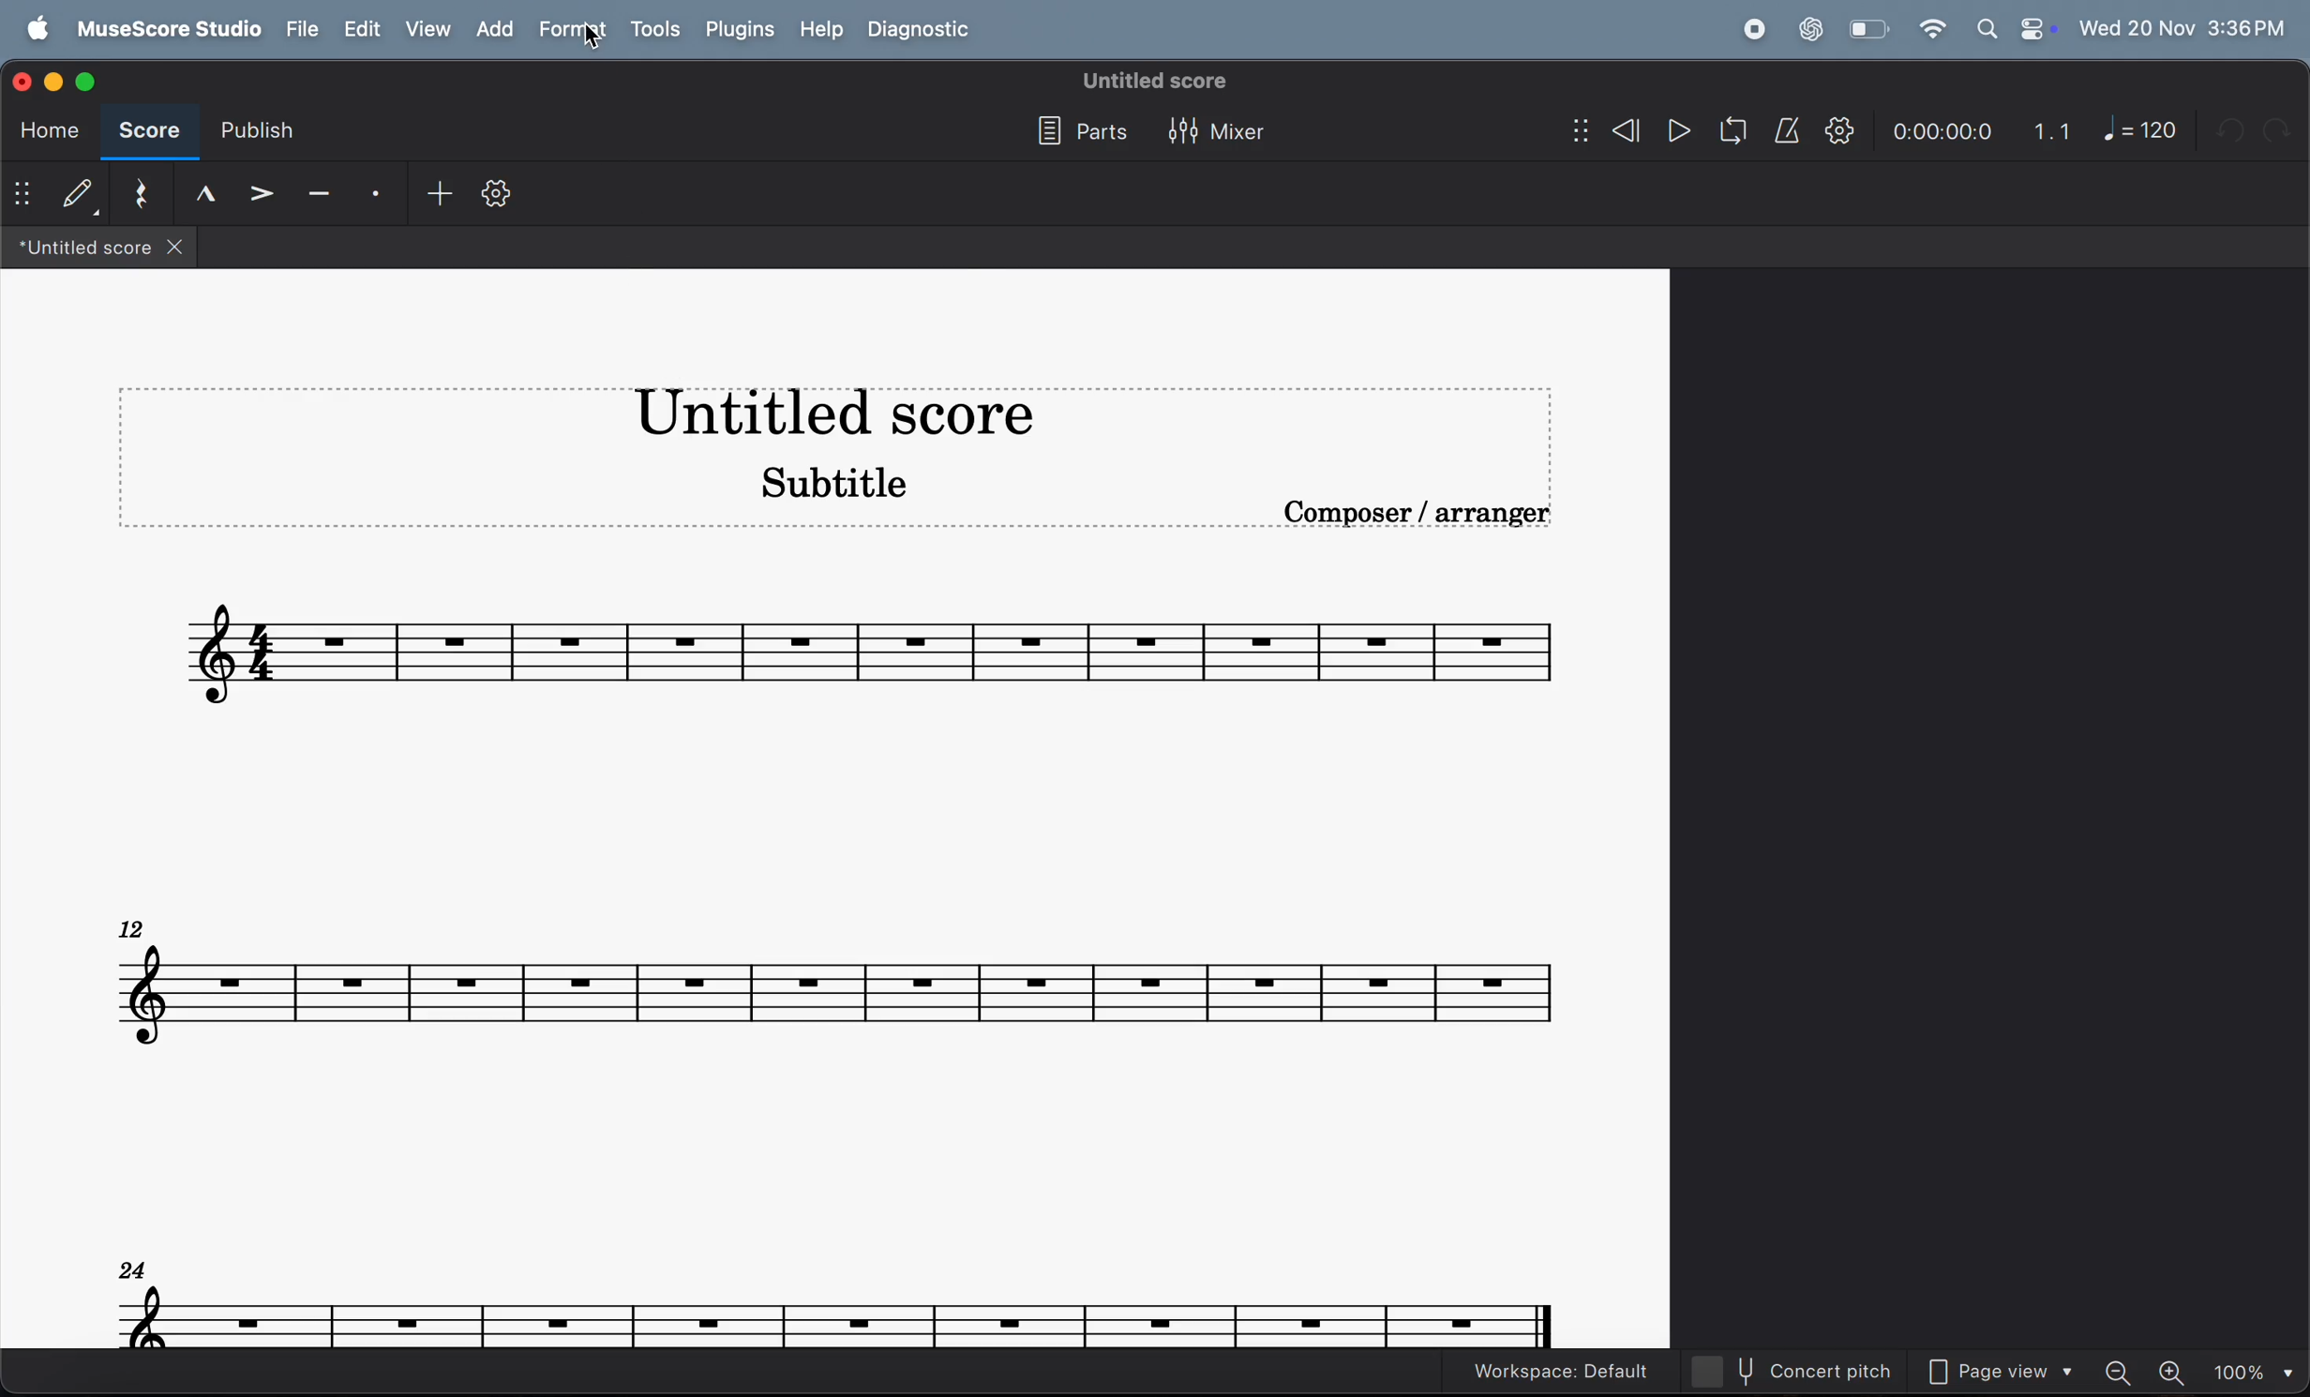 The image size is (2310, 1397). I want to click on add, so click(502, 30).